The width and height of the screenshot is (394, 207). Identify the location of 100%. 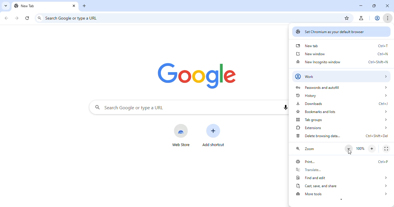
(360, 149).